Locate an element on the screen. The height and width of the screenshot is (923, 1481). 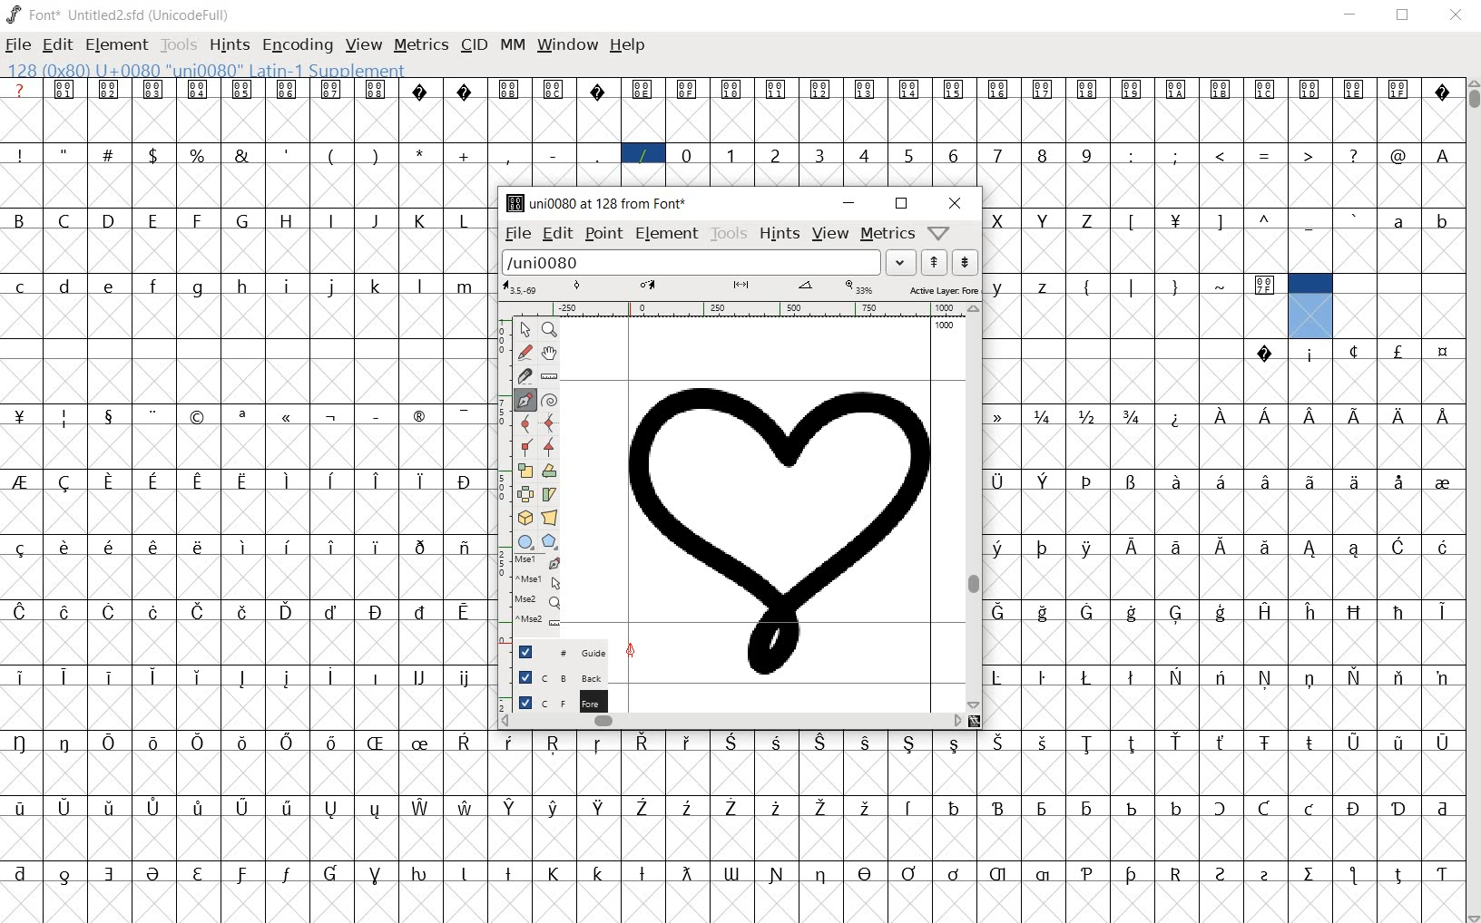
hints is located at coordinates (777, 233).